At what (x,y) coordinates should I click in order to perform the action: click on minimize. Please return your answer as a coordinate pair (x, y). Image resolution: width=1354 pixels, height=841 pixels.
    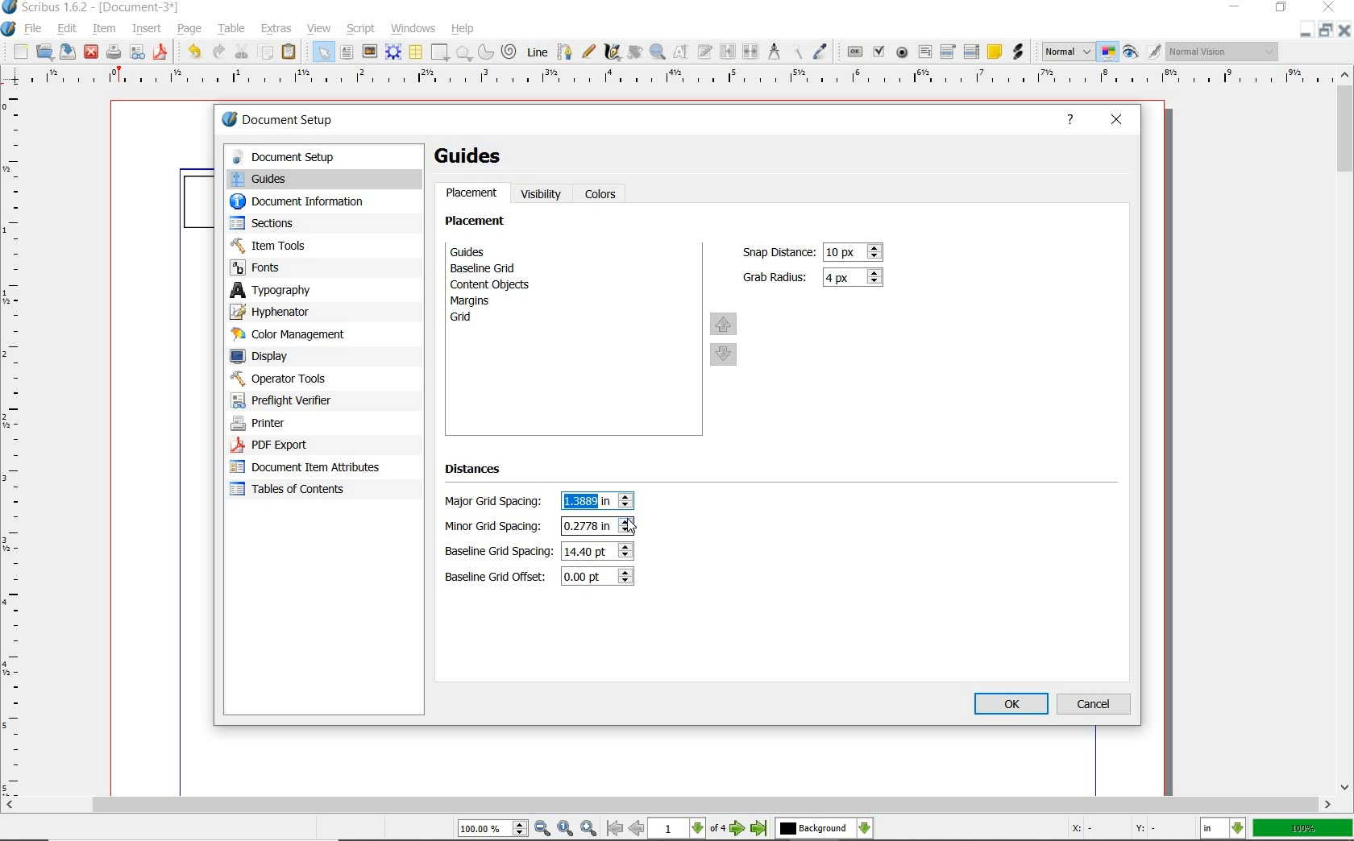
    Looking at the image, I should click on (1236, 7).